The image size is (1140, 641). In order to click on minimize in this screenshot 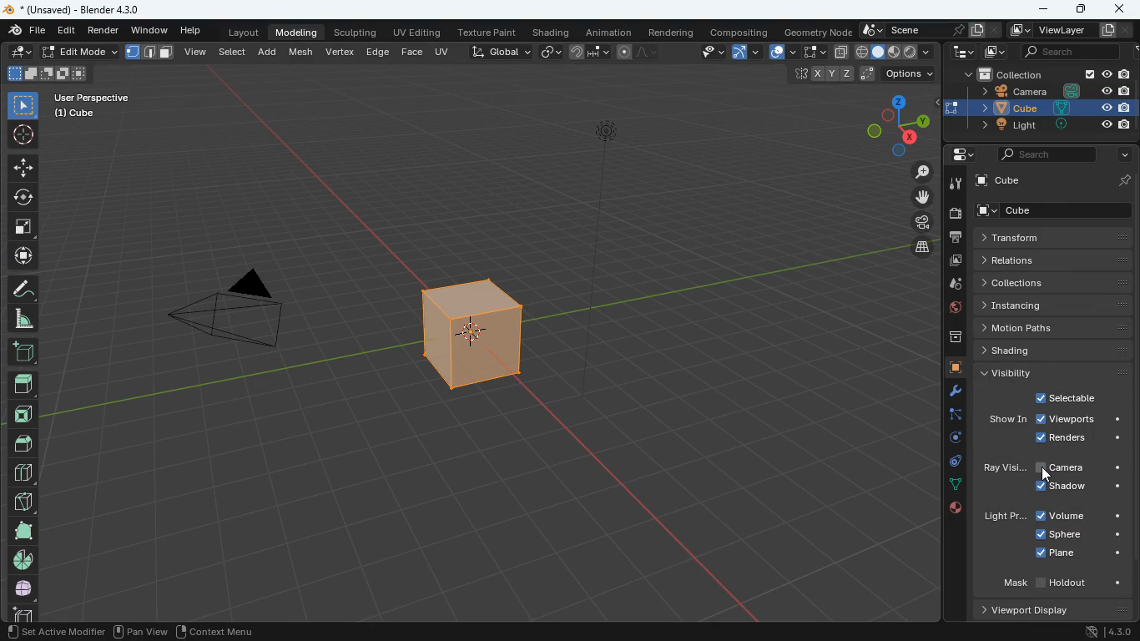, I will do `click(1047, 9)`.